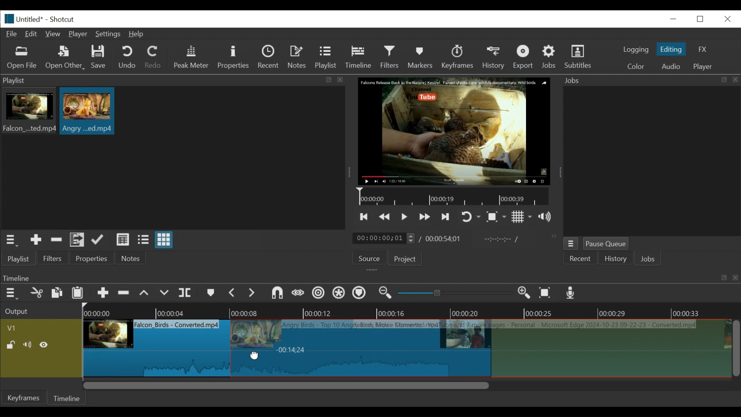 The width and height of the screenshot is (741, 417). I want to click on Open Other, so click(66, 58).